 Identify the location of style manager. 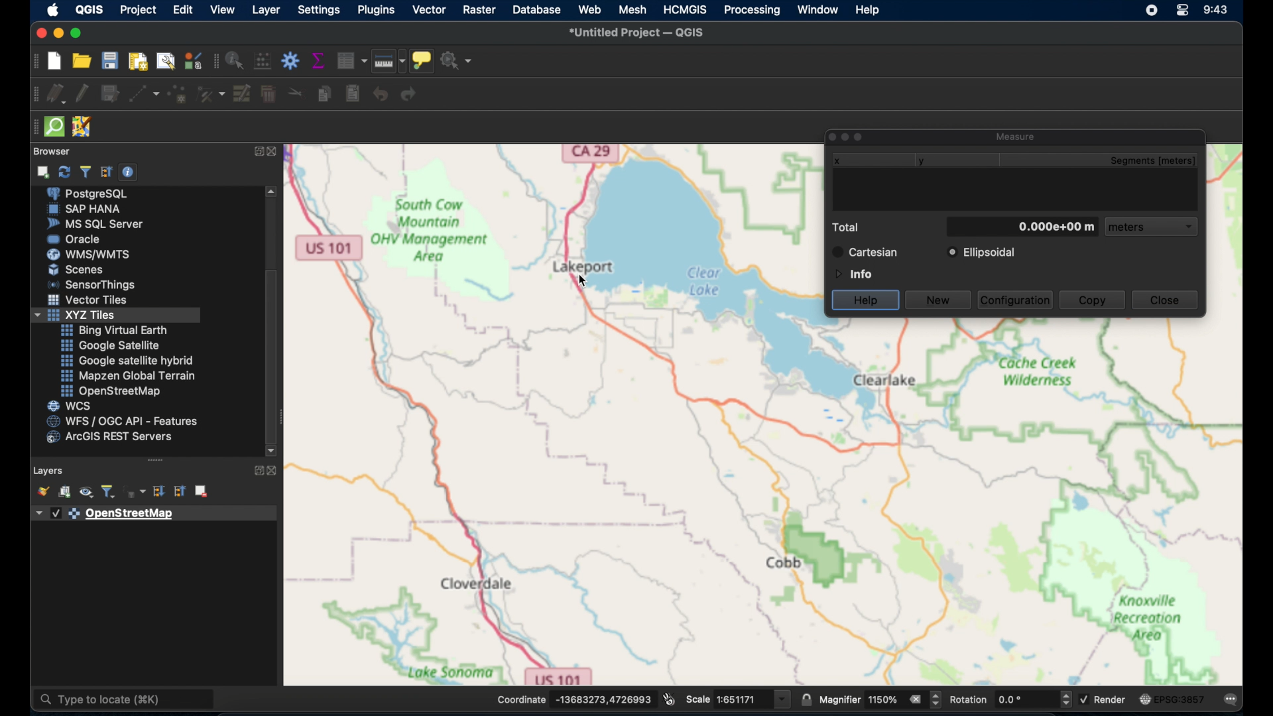
(212, 95).